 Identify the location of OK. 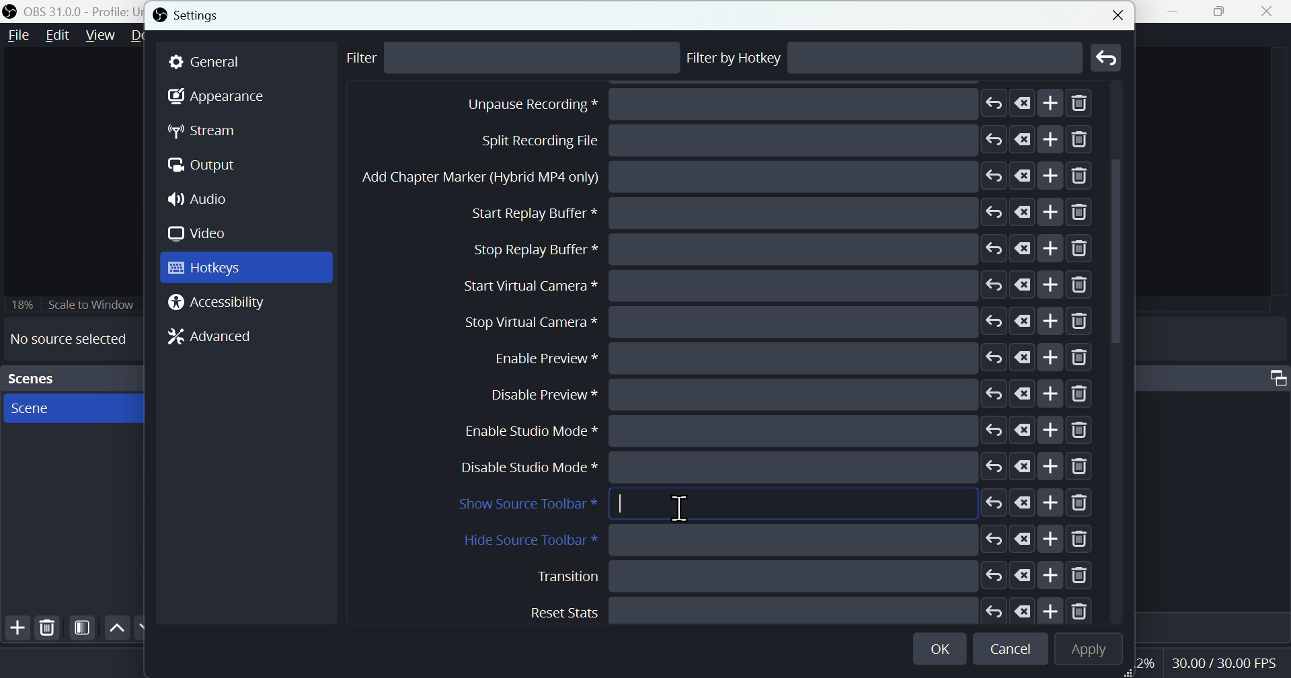
(942, 646).